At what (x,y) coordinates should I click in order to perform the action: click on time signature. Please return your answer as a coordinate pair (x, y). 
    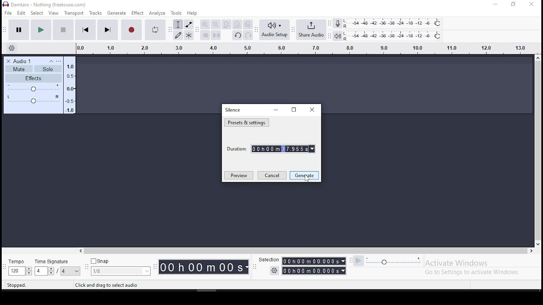
    Looking at the image, I should click on (57, 267).